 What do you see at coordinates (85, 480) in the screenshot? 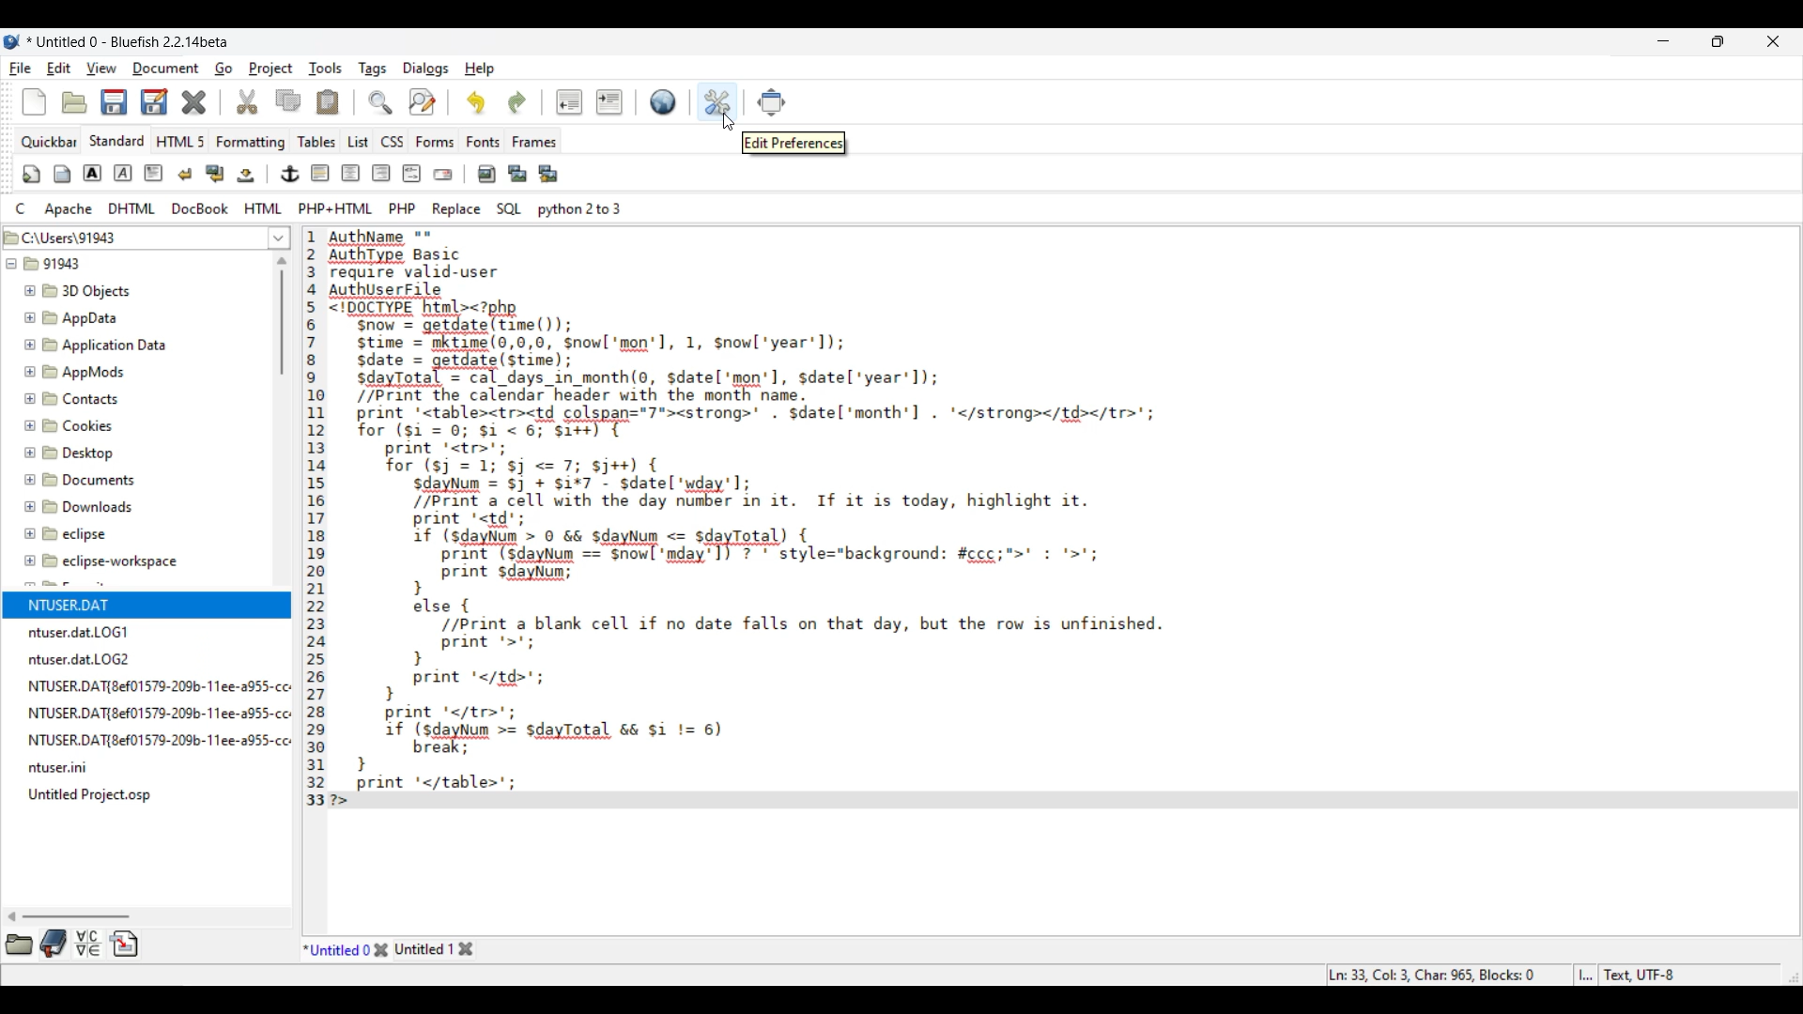
I see `Documents` at bounding box center [85, 480].